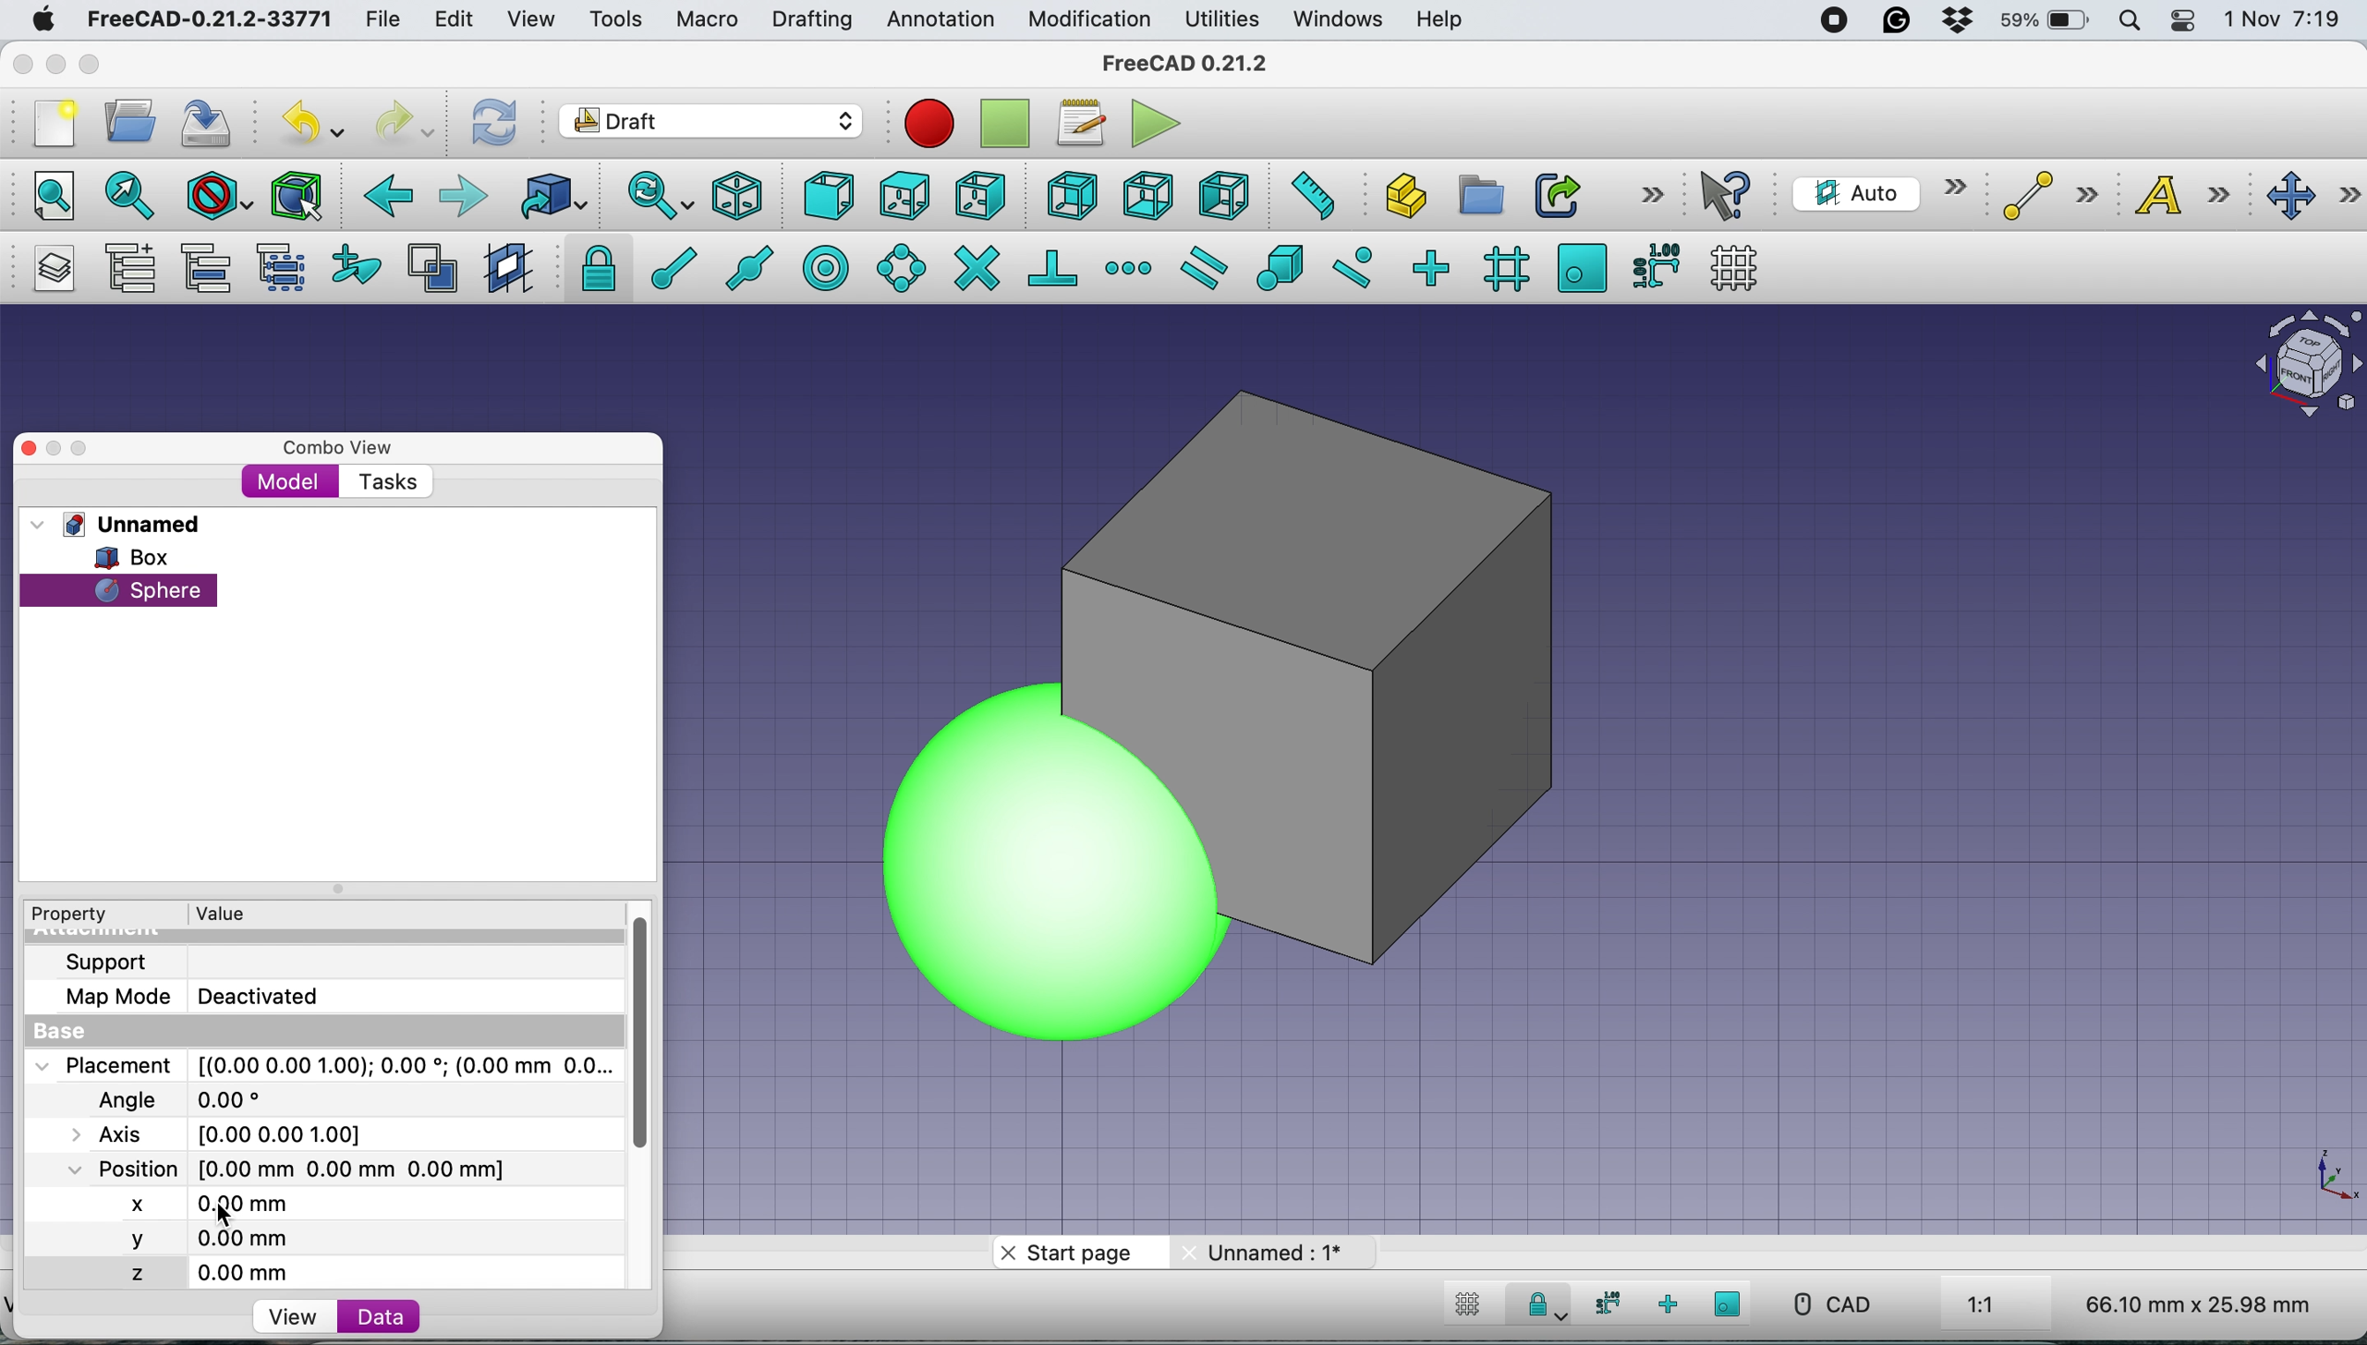 This screenshot has width=2367, height=1345. What do you see at coordinates (1948, 22) in the screenshot?
I see `dropbox` at bounding box center [1948, 22].